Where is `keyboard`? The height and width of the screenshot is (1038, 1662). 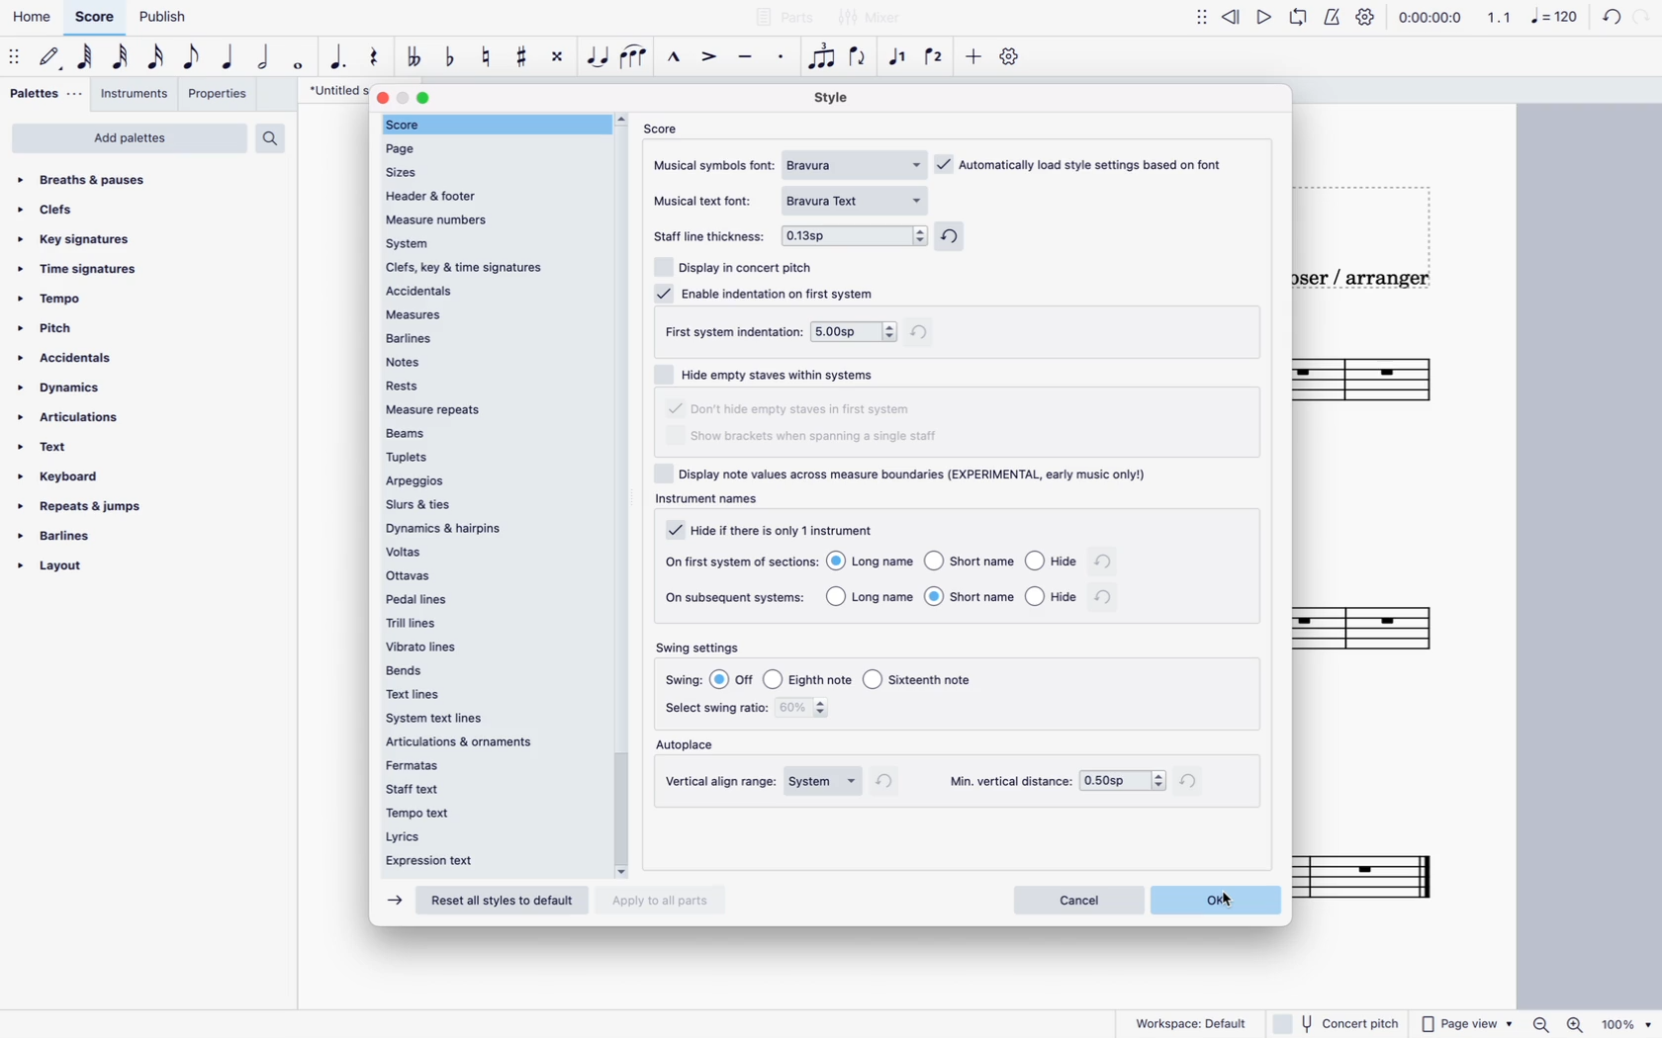 keyboard is located at coordinates (67, 476).